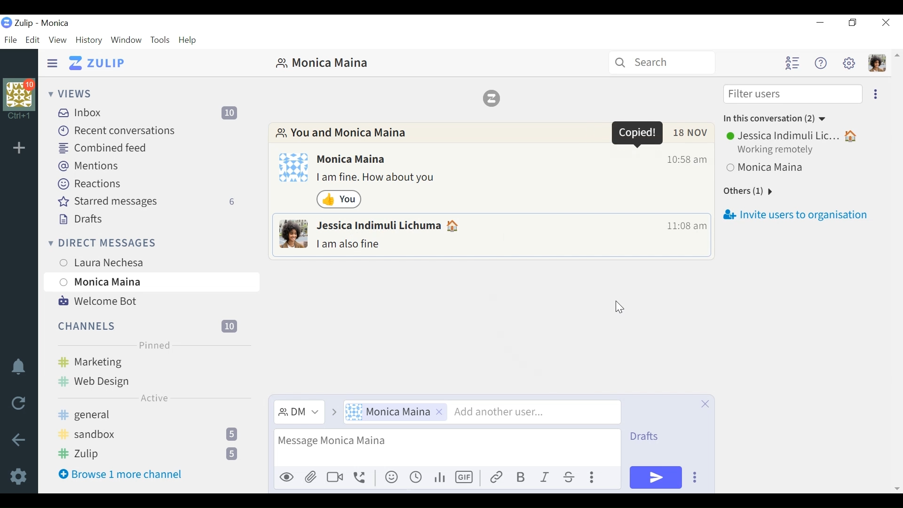 The image size is (903, 508). I want to click on Monica Maina, so click(150, 282).